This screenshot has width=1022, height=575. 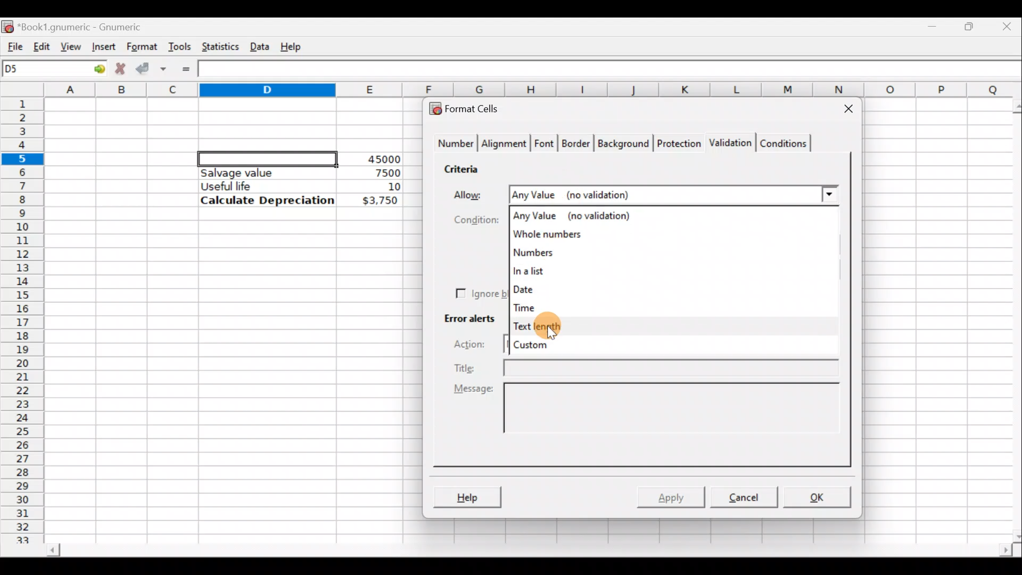 I want to click on Format cells, so click(x=470, y=106).